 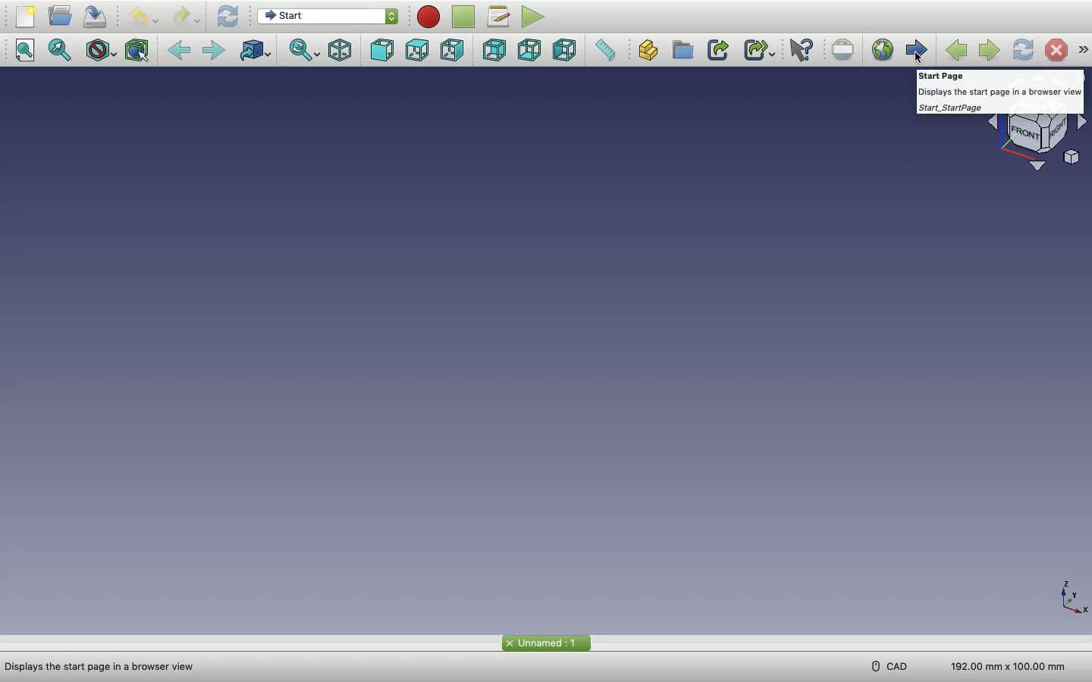 I want to click on Guide text, so click(x=1001, y=91).